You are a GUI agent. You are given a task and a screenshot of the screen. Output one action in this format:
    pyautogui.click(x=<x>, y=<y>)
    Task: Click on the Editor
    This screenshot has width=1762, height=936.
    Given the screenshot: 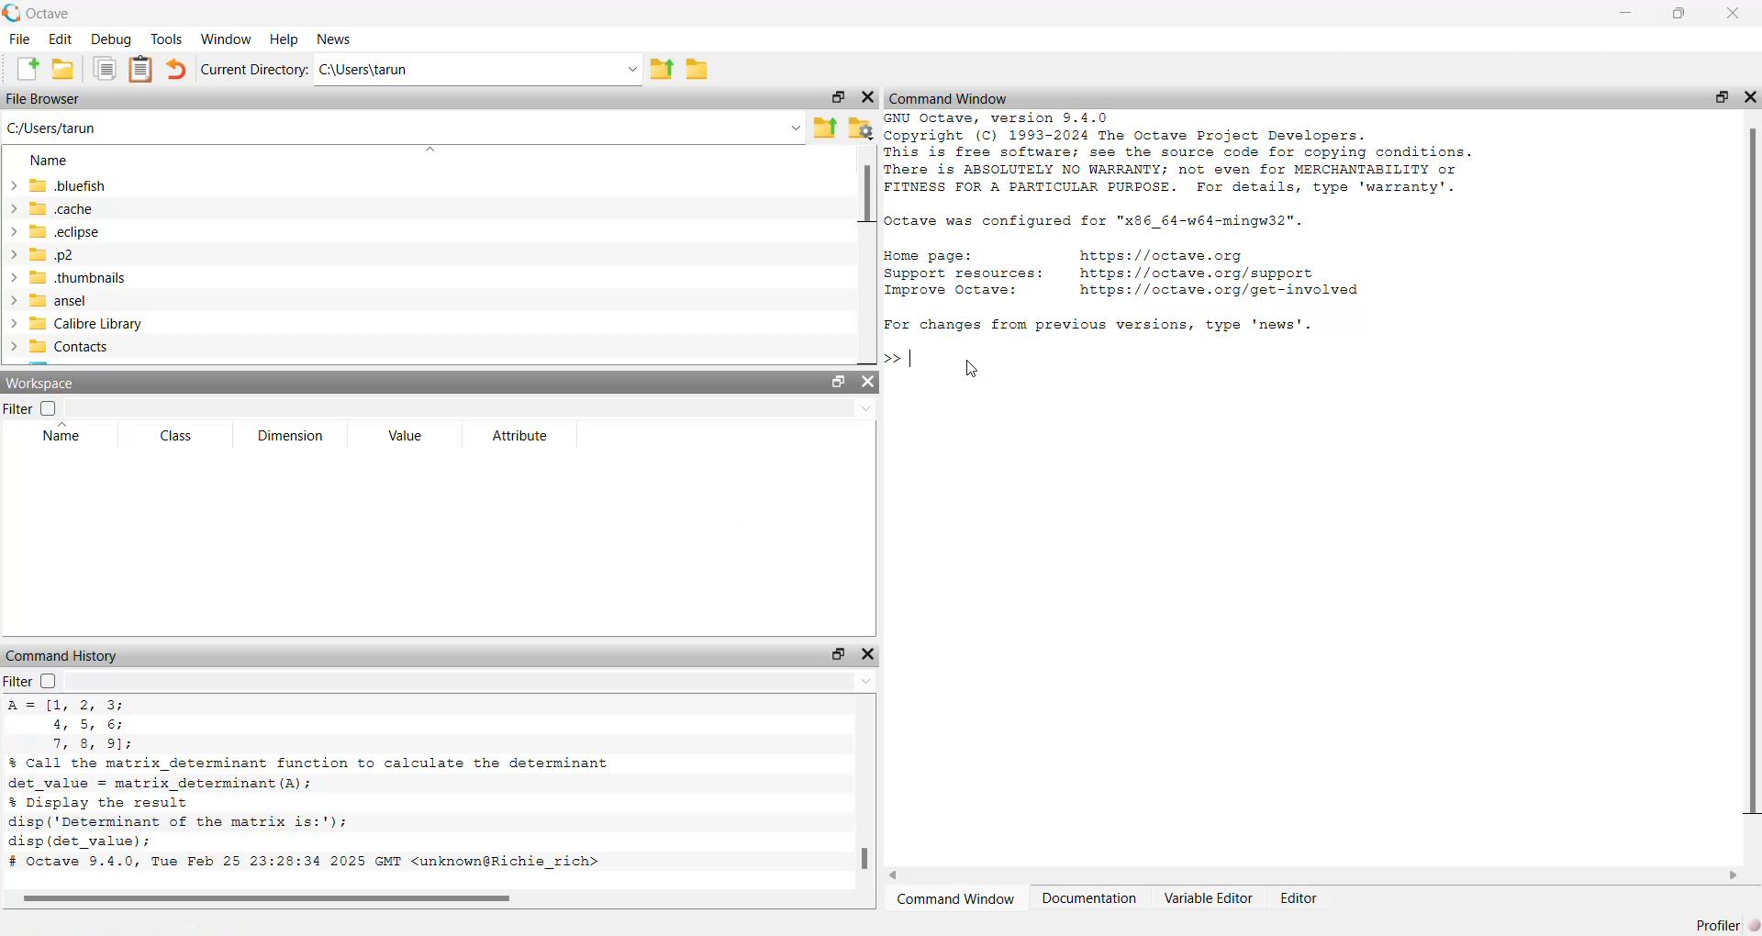 What is the action you would take?
    pyautogui.click(x=1301, y=897)
    